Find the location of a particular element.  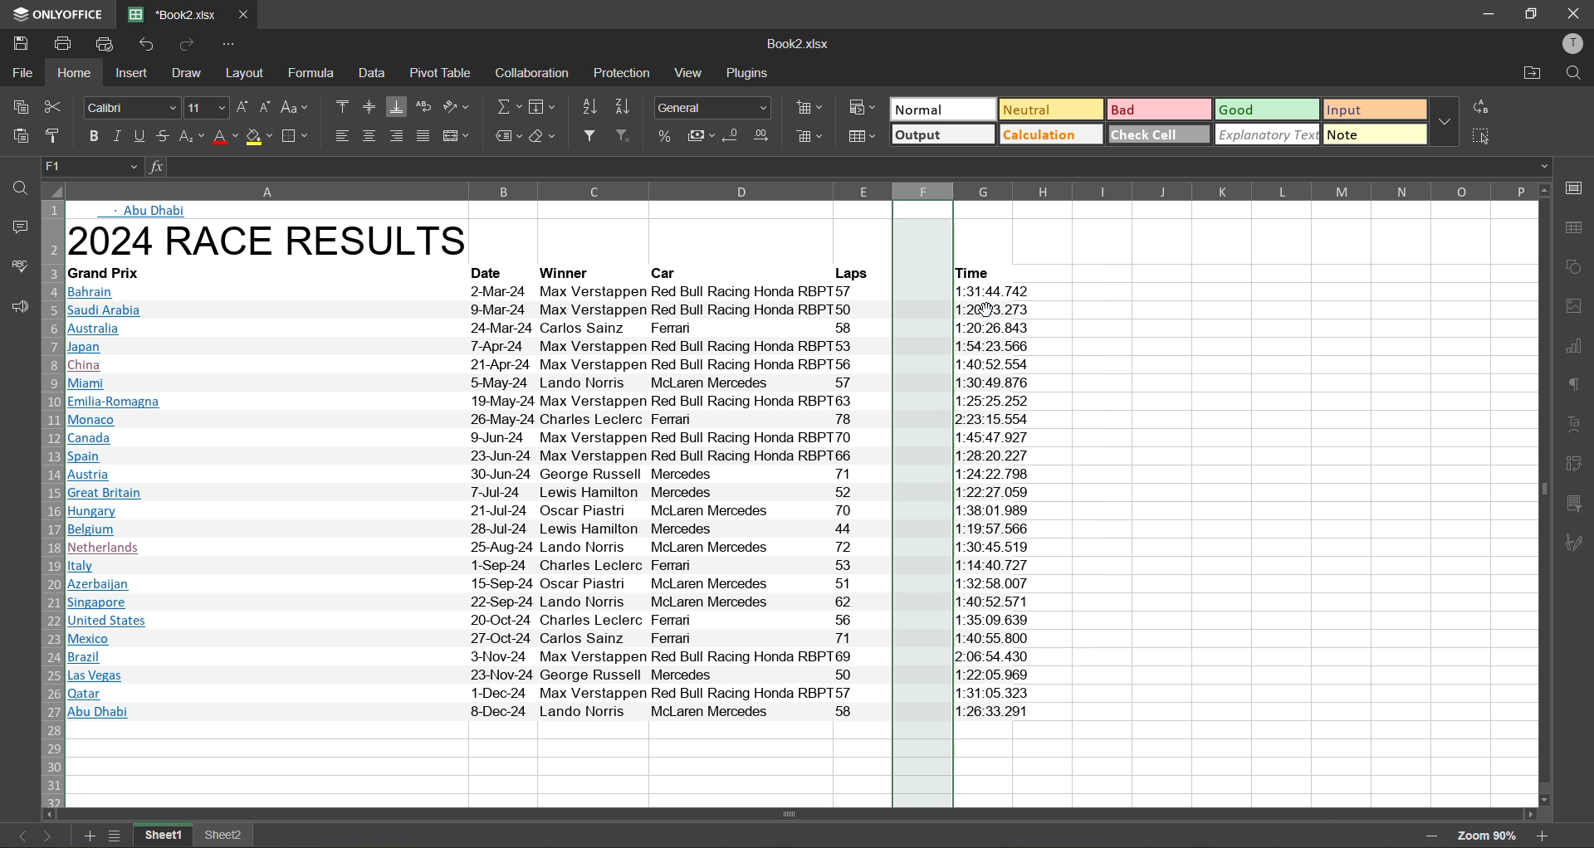

11:30:45.519 is located at coordinates (992, 547).